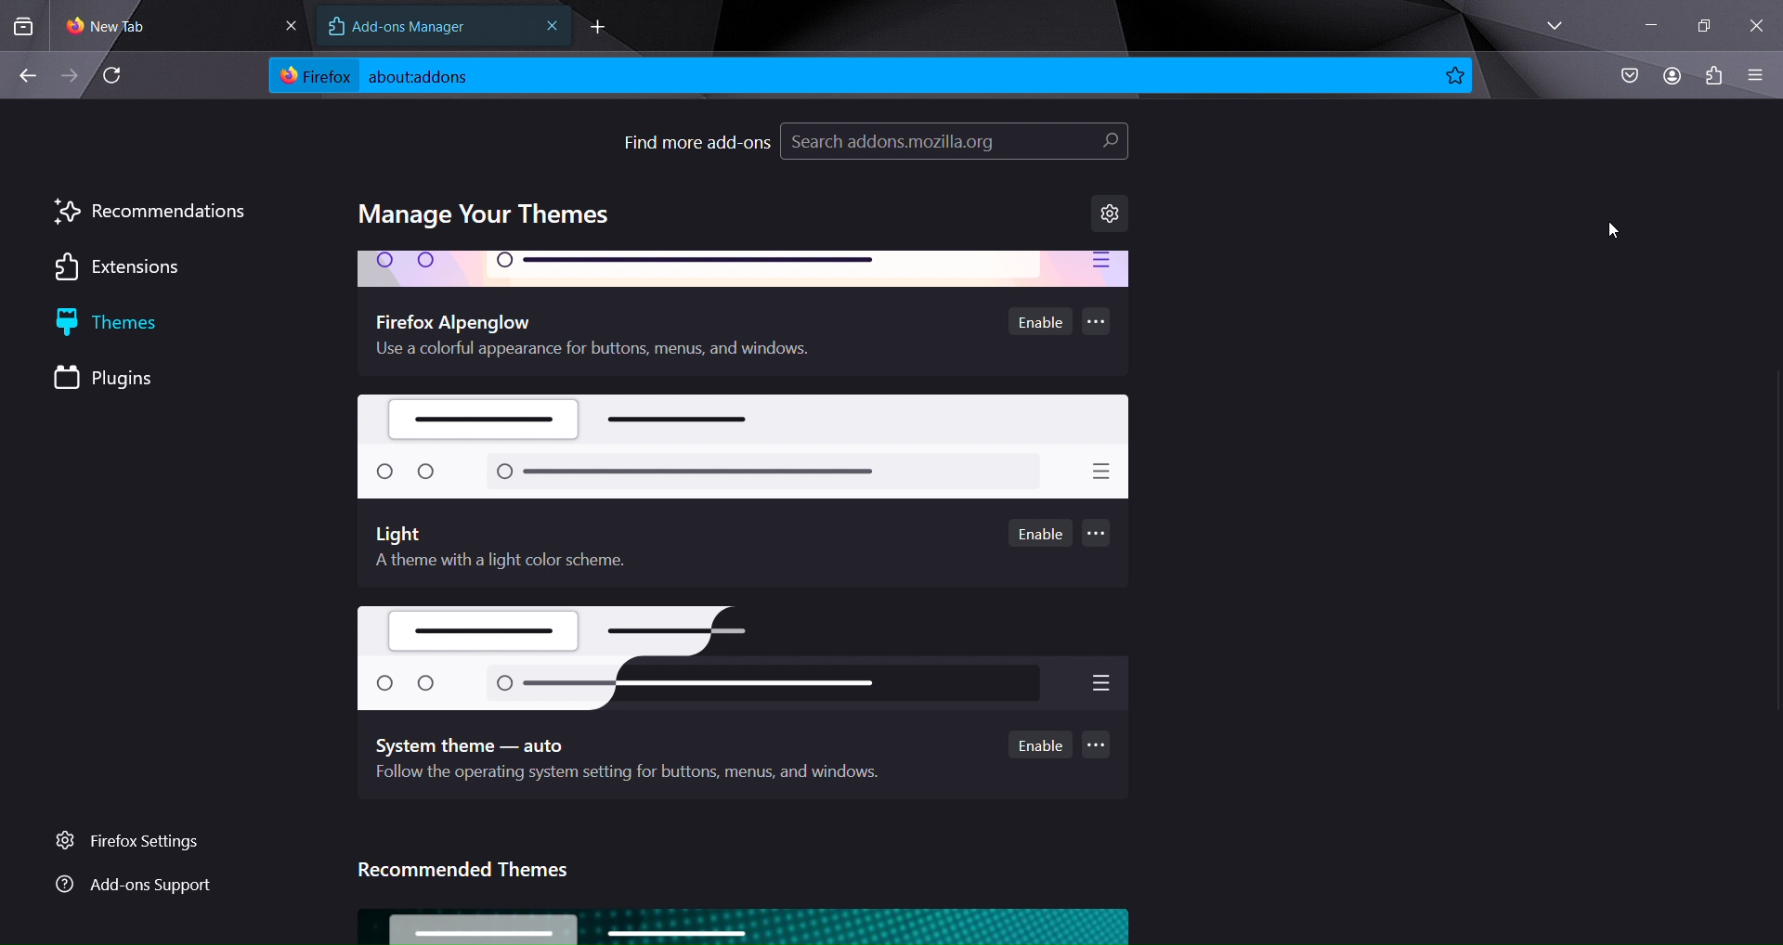 The height and width of the screenshot is (945, 1783). Describe the element at coordinates (133, 887) in the screenshot. I see `add ons support` at that location.